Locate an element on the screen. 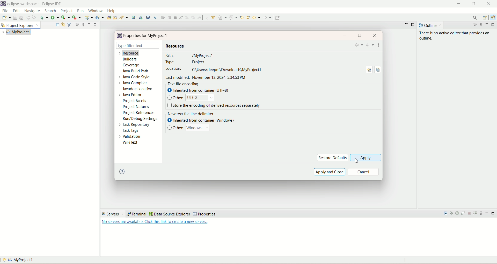 The height and width of the screenshot is (264, 497). start the server is located at coordinates (458, 214).